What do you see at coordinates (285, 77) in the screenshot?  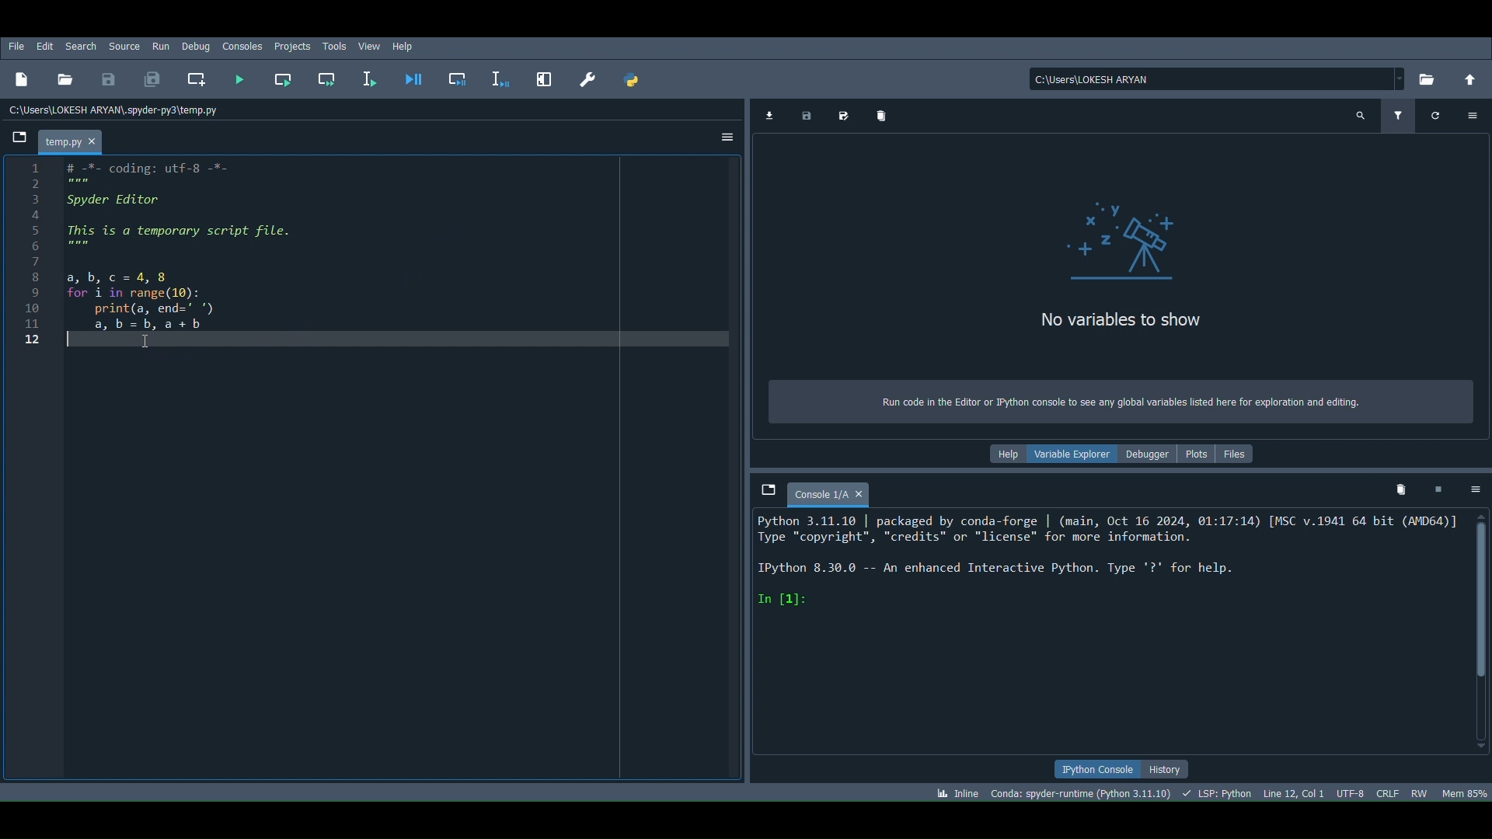 I see `Run current cell (Ctrl + Return)` at bounding box center [285, 77].